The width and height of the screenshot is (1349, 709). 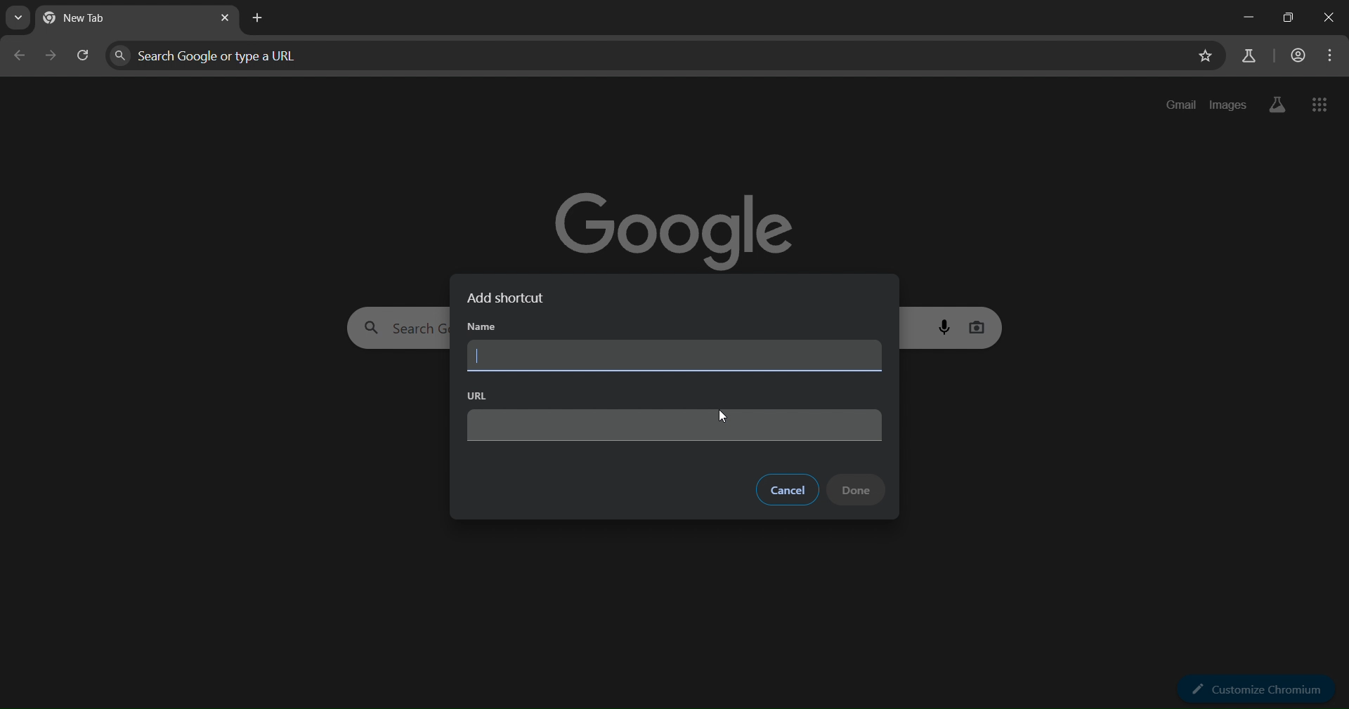 What do you see at coordinates (1228, 102) in the screenshot?
I see `images` at bounding box center [1228, 102].